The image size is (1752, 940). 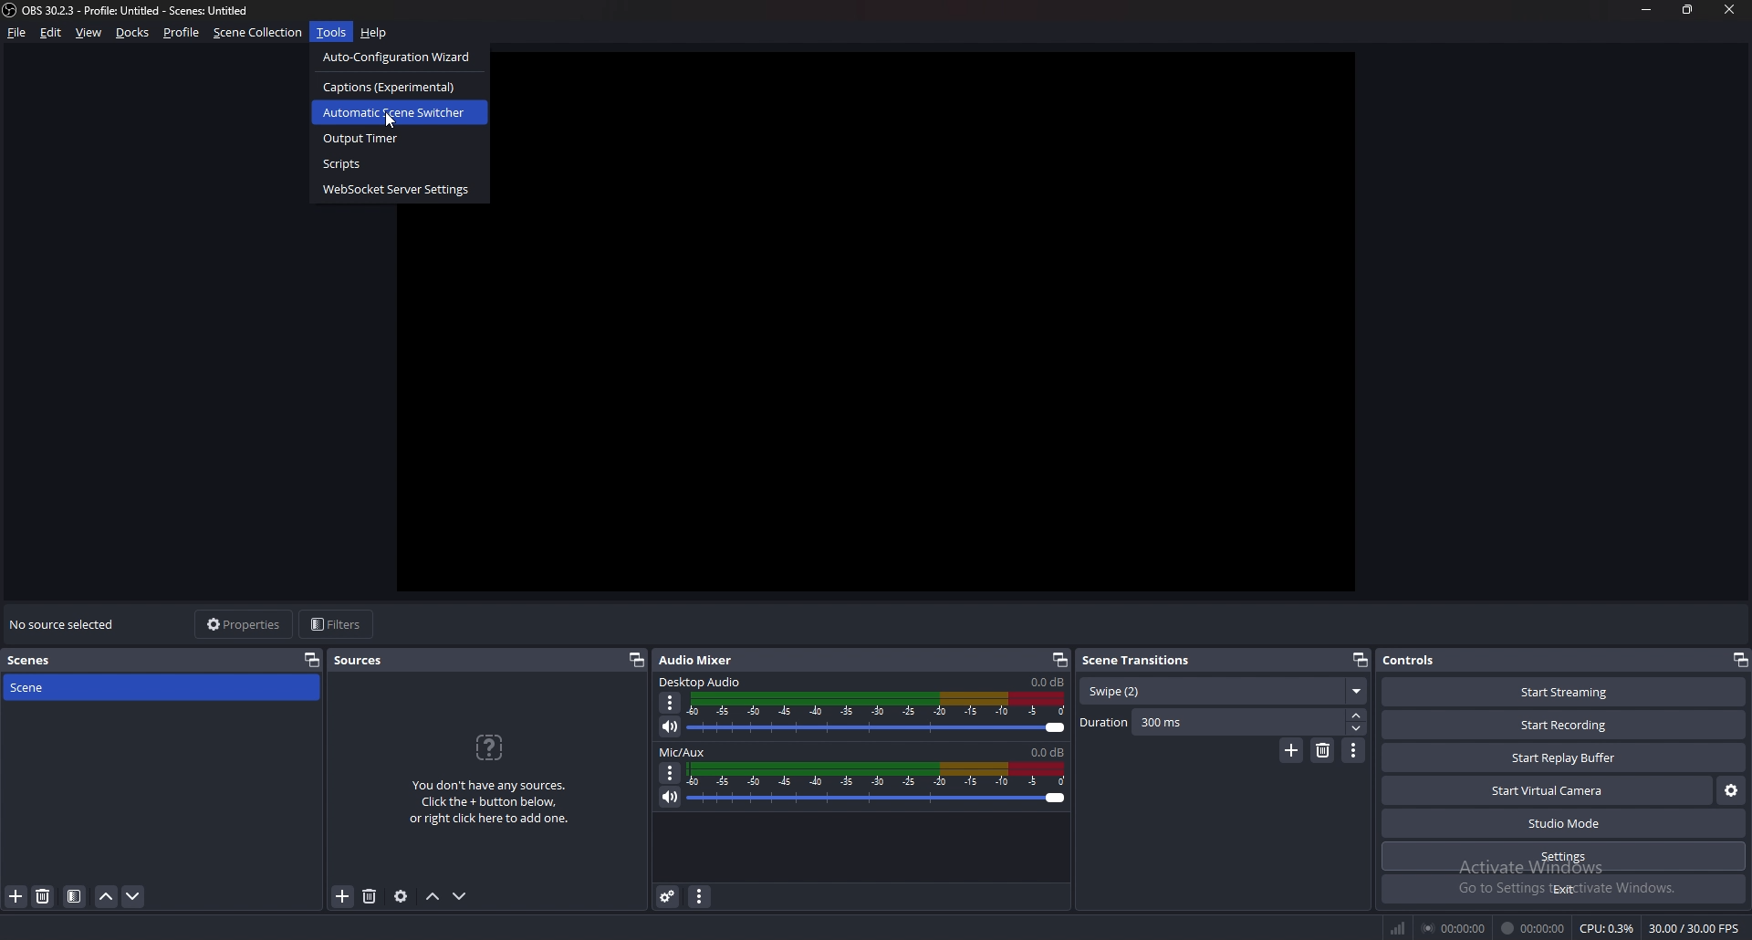 I want to click on audio mixer, so click(x=695, y=659).